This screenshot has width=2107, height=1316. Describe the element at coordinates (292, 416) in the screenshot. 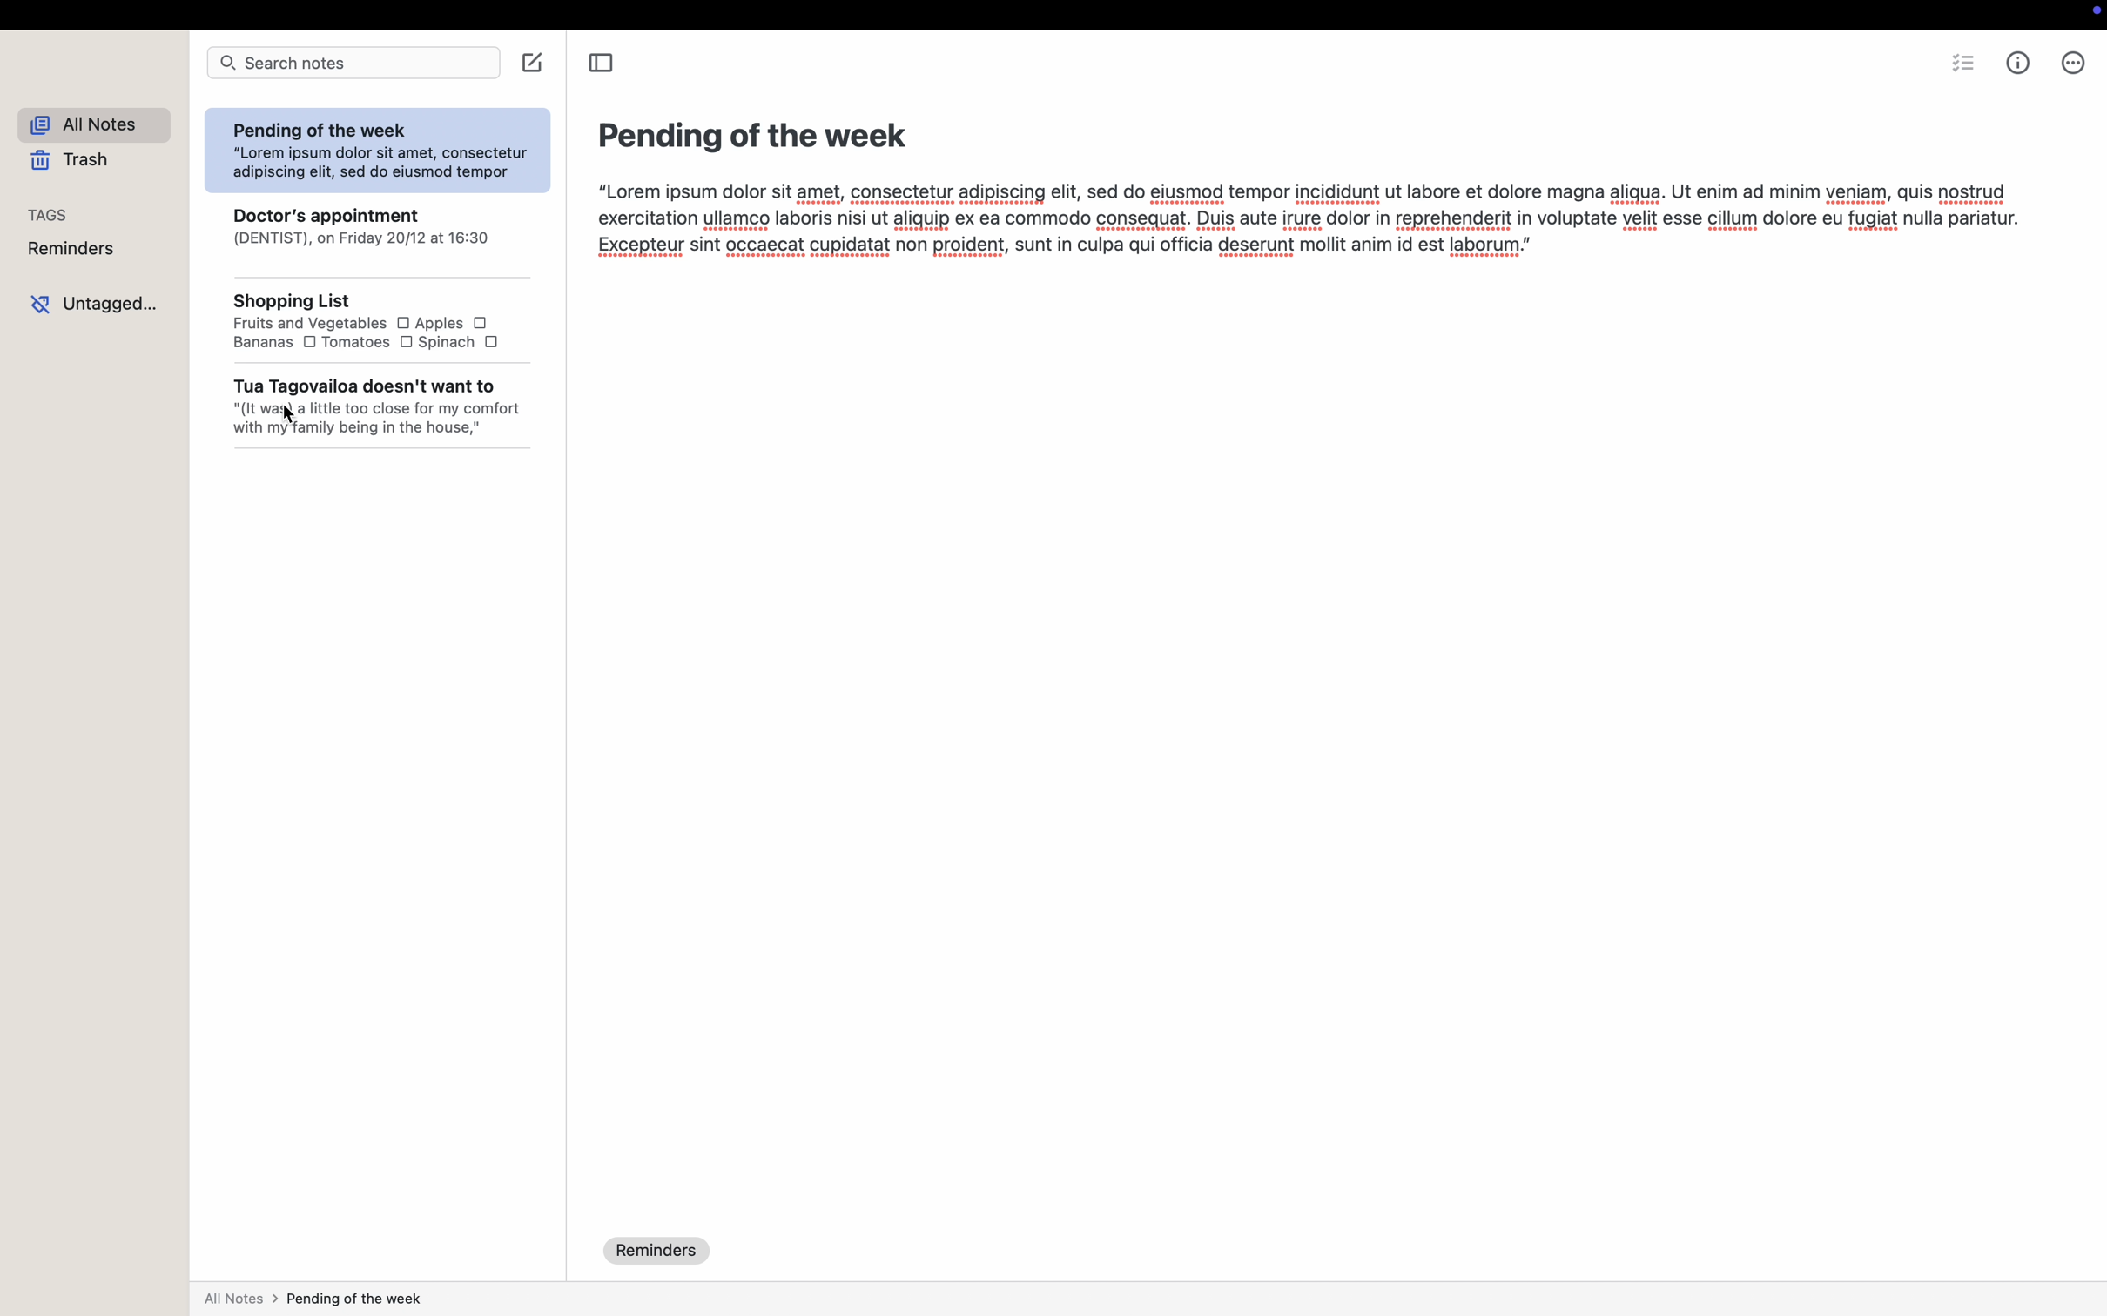

I see `cursor` at that location.